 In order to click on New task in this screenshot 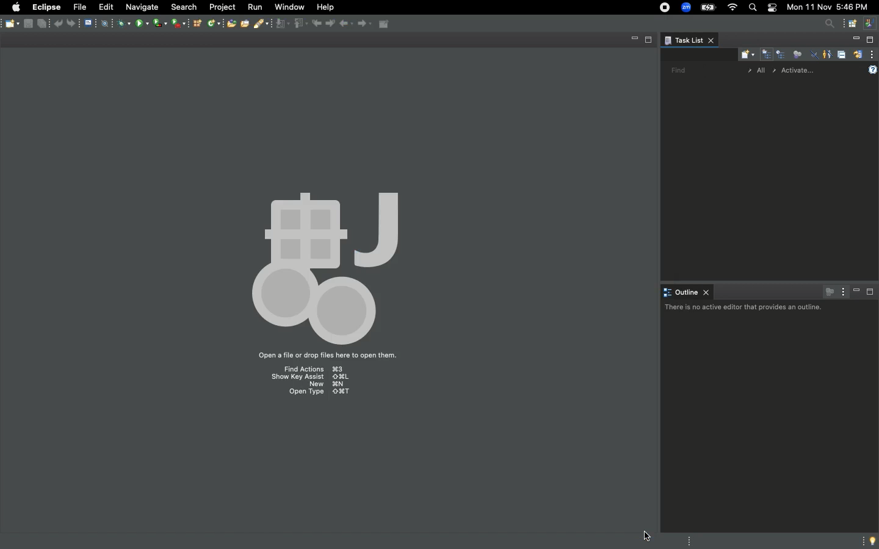, I will do `click(745, 54)`.